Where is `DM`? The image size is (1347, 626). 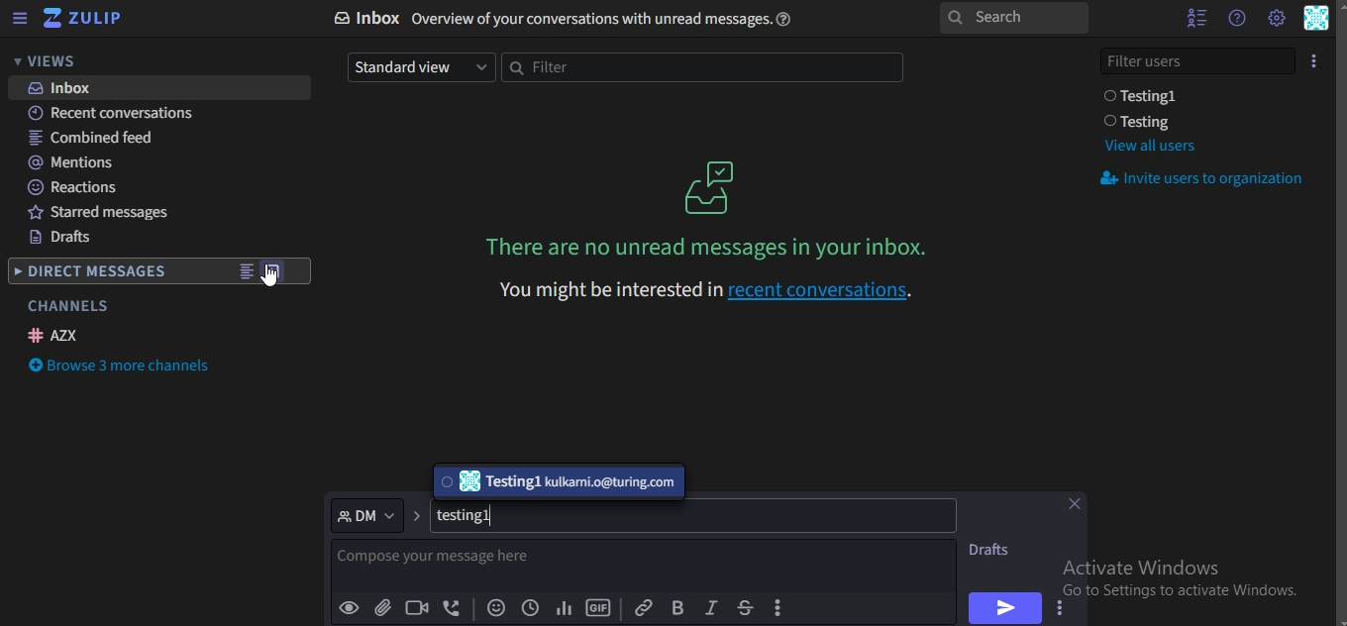 DM is located at coordinates (367, 514).